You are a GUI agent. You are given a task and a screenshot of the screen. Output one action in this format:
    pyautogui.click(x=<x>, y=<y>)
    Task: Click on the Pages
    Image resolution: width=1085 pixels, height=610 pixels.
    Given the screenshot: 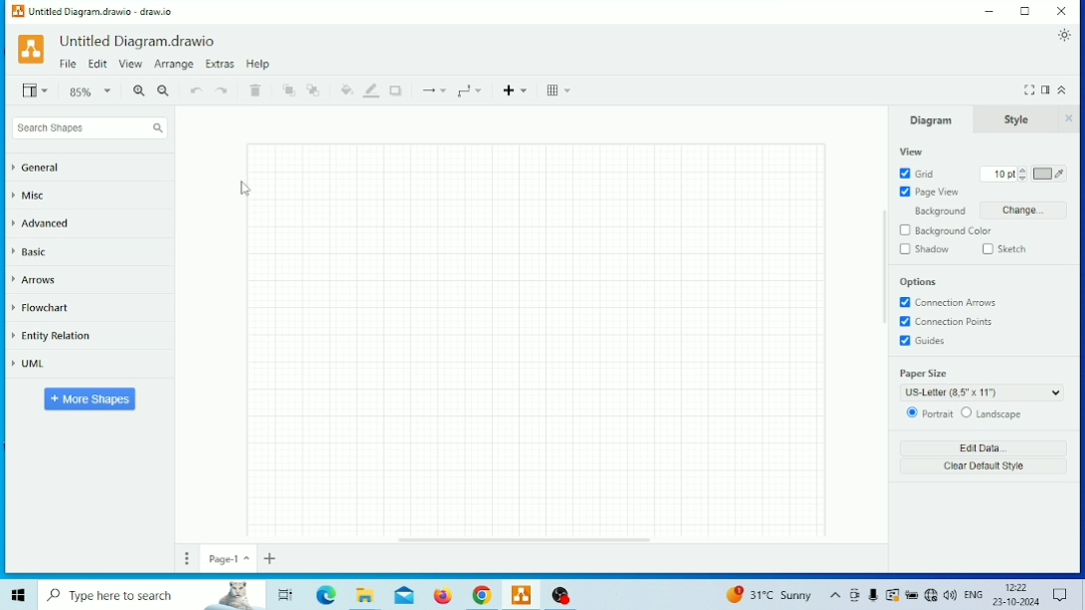 What is the action you would take?
    pyautogui.click(x=188, y=558)
    